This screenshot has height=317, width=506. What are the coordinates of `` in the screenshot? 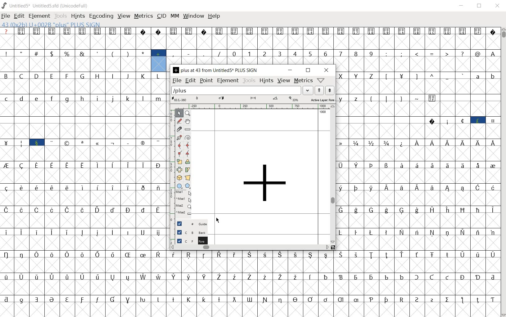 It's located at (151, 239).